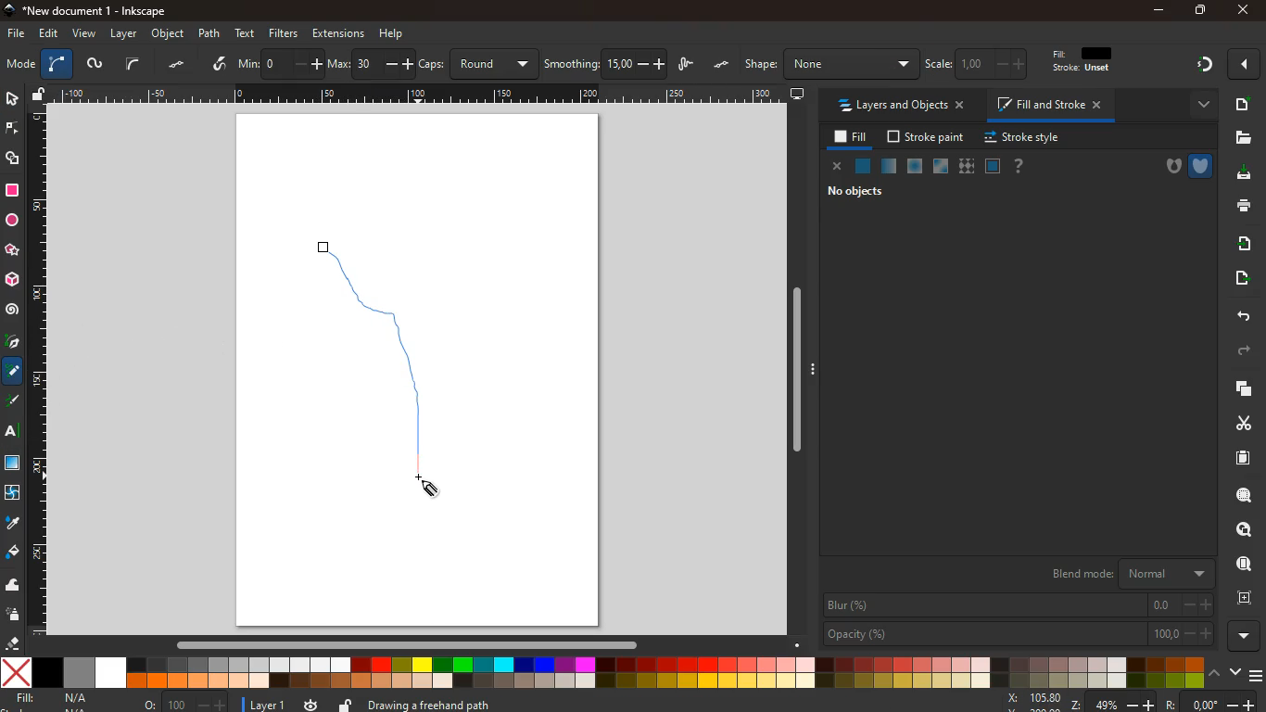  What do you see at coordinates (1241, 457) in the screenshot?
I see `paper` at bounding box center [1241, 457].